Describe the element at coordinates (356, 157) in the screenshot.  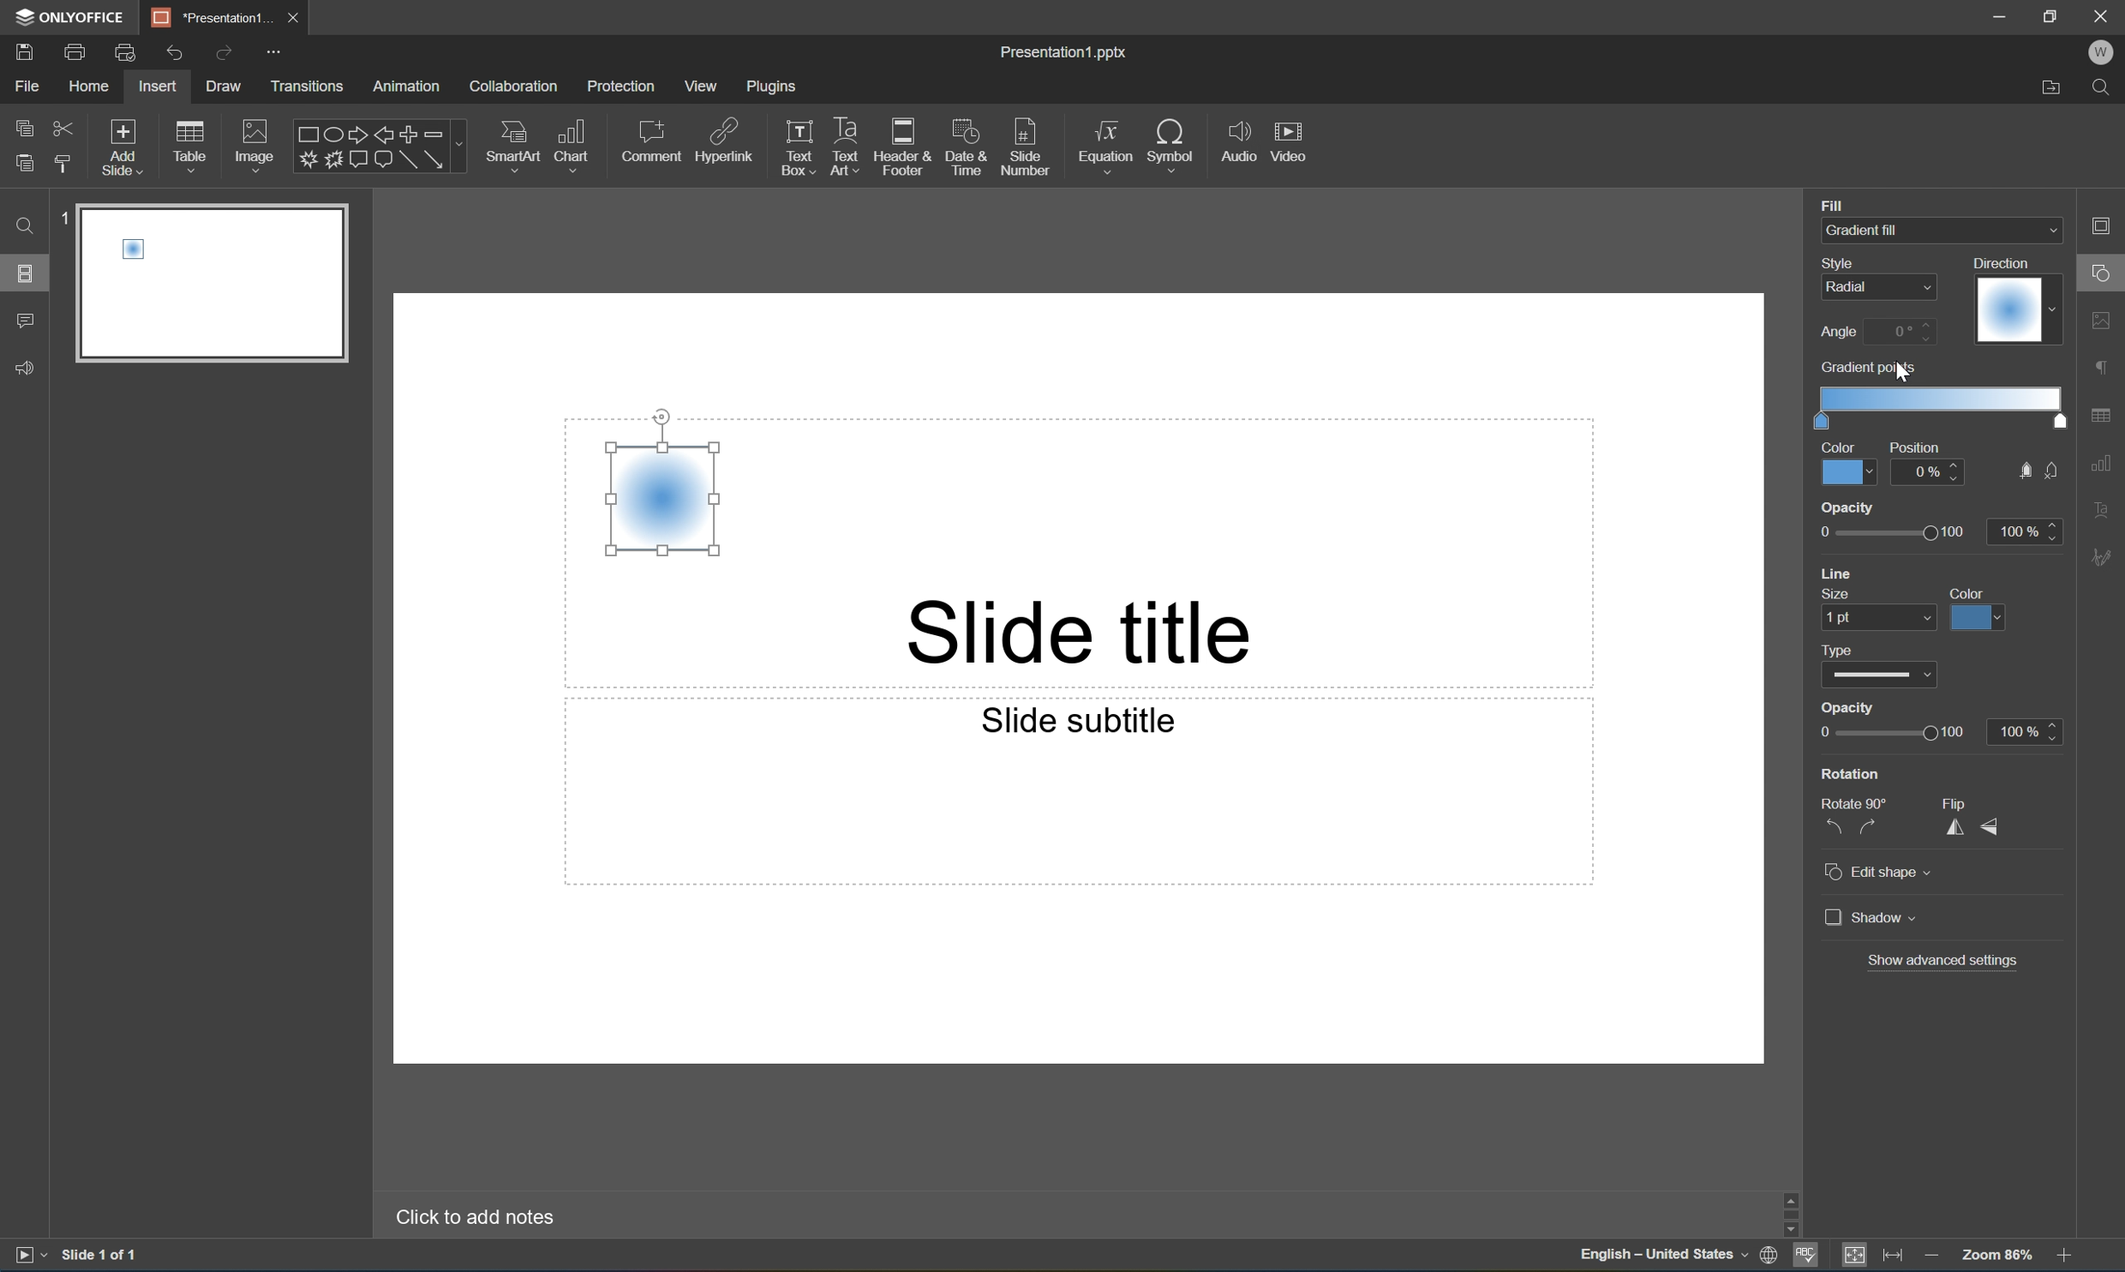
I see `` at that location.